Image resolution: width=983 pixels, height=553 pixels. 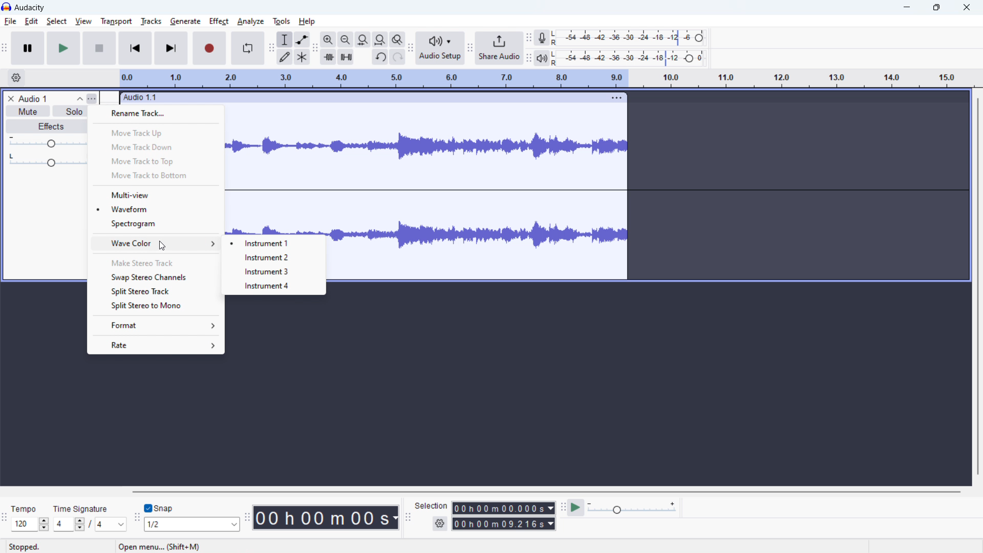 I want to click on undo, so click(x=380, y=57).